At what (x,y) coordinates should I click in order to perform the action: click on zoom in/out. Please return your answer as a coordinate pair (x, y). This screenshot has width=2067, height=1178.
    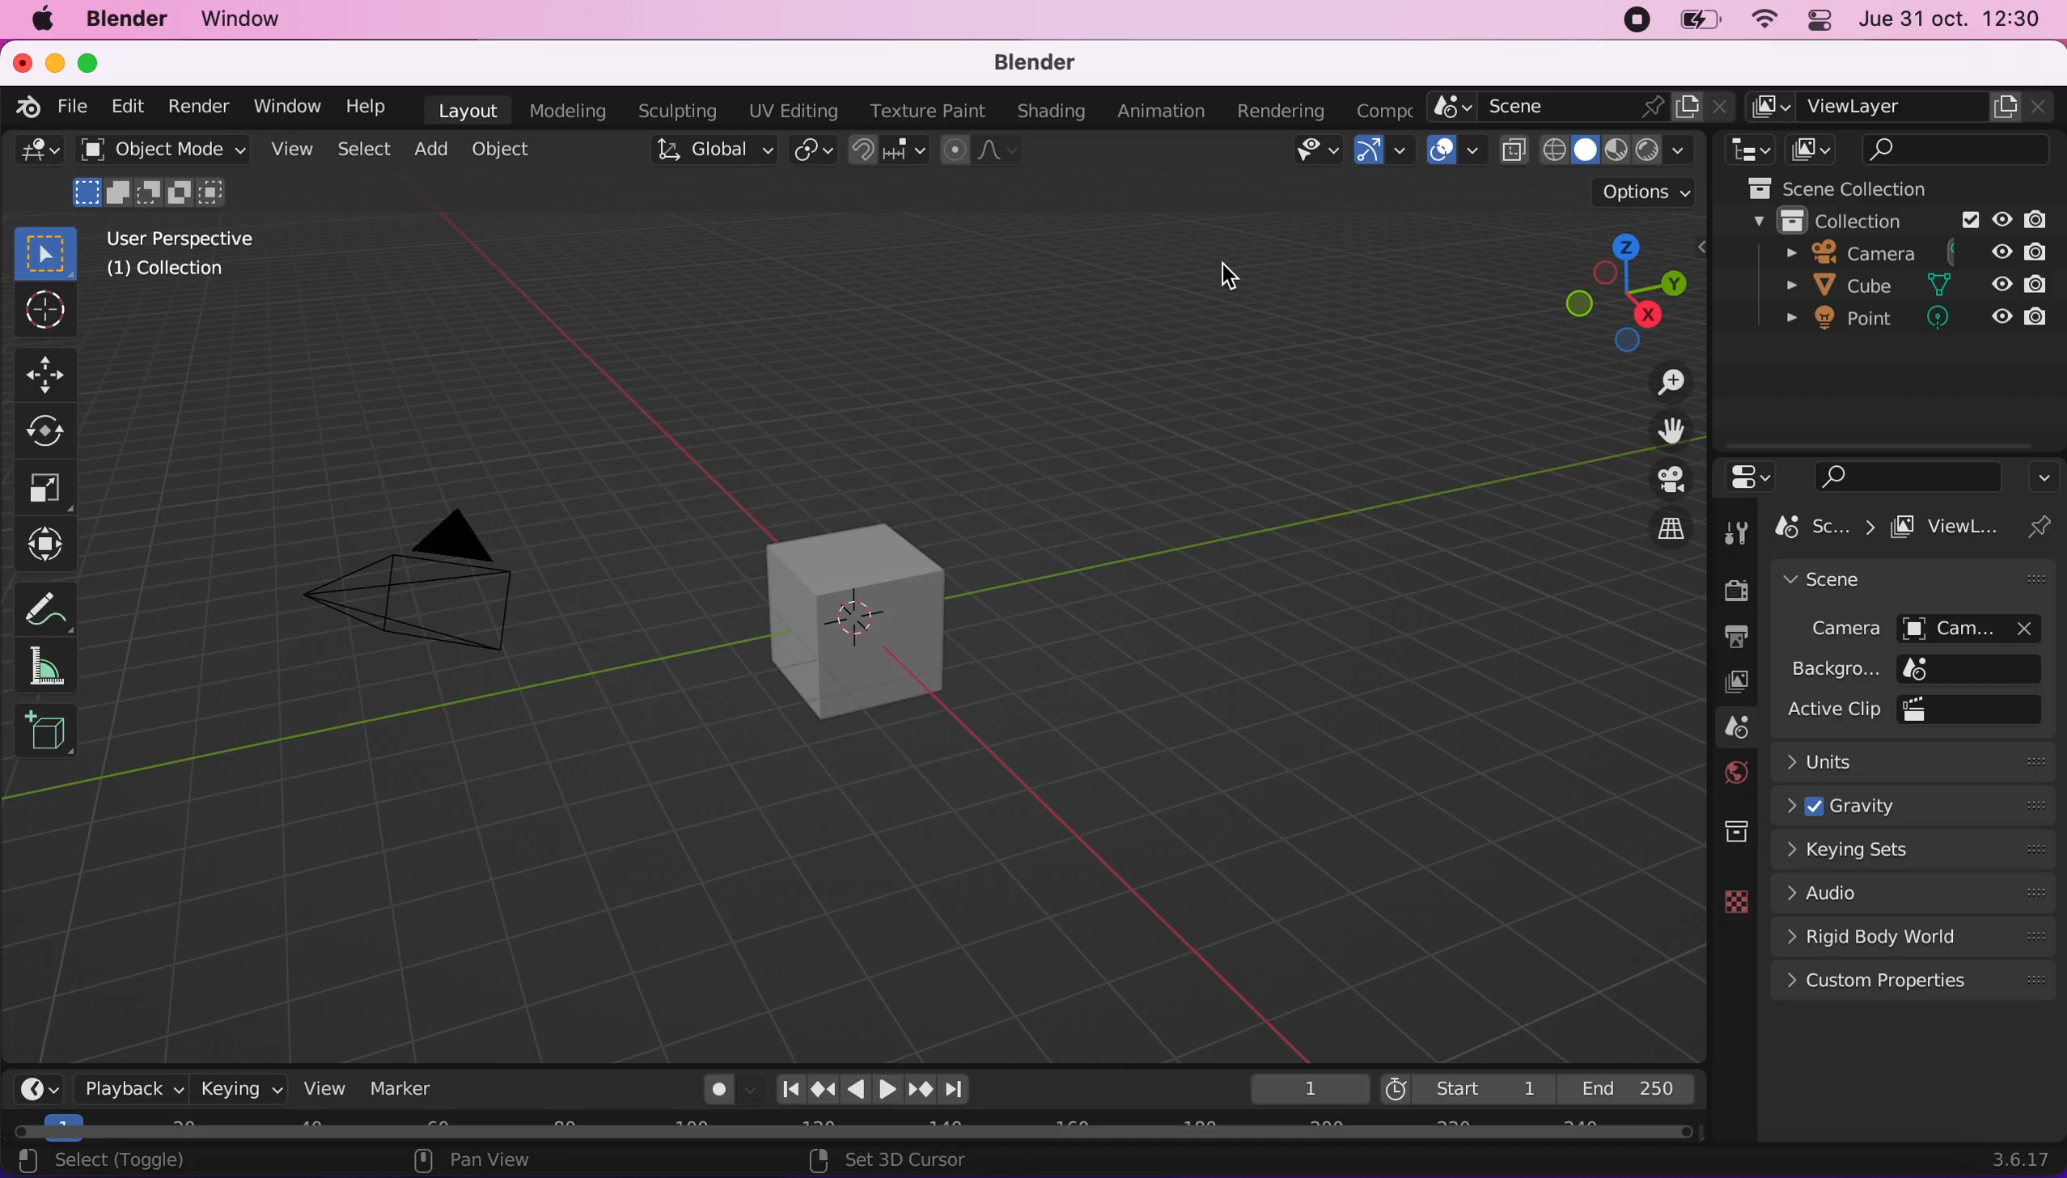
    Looking at the image, I should click on (1658, 383).